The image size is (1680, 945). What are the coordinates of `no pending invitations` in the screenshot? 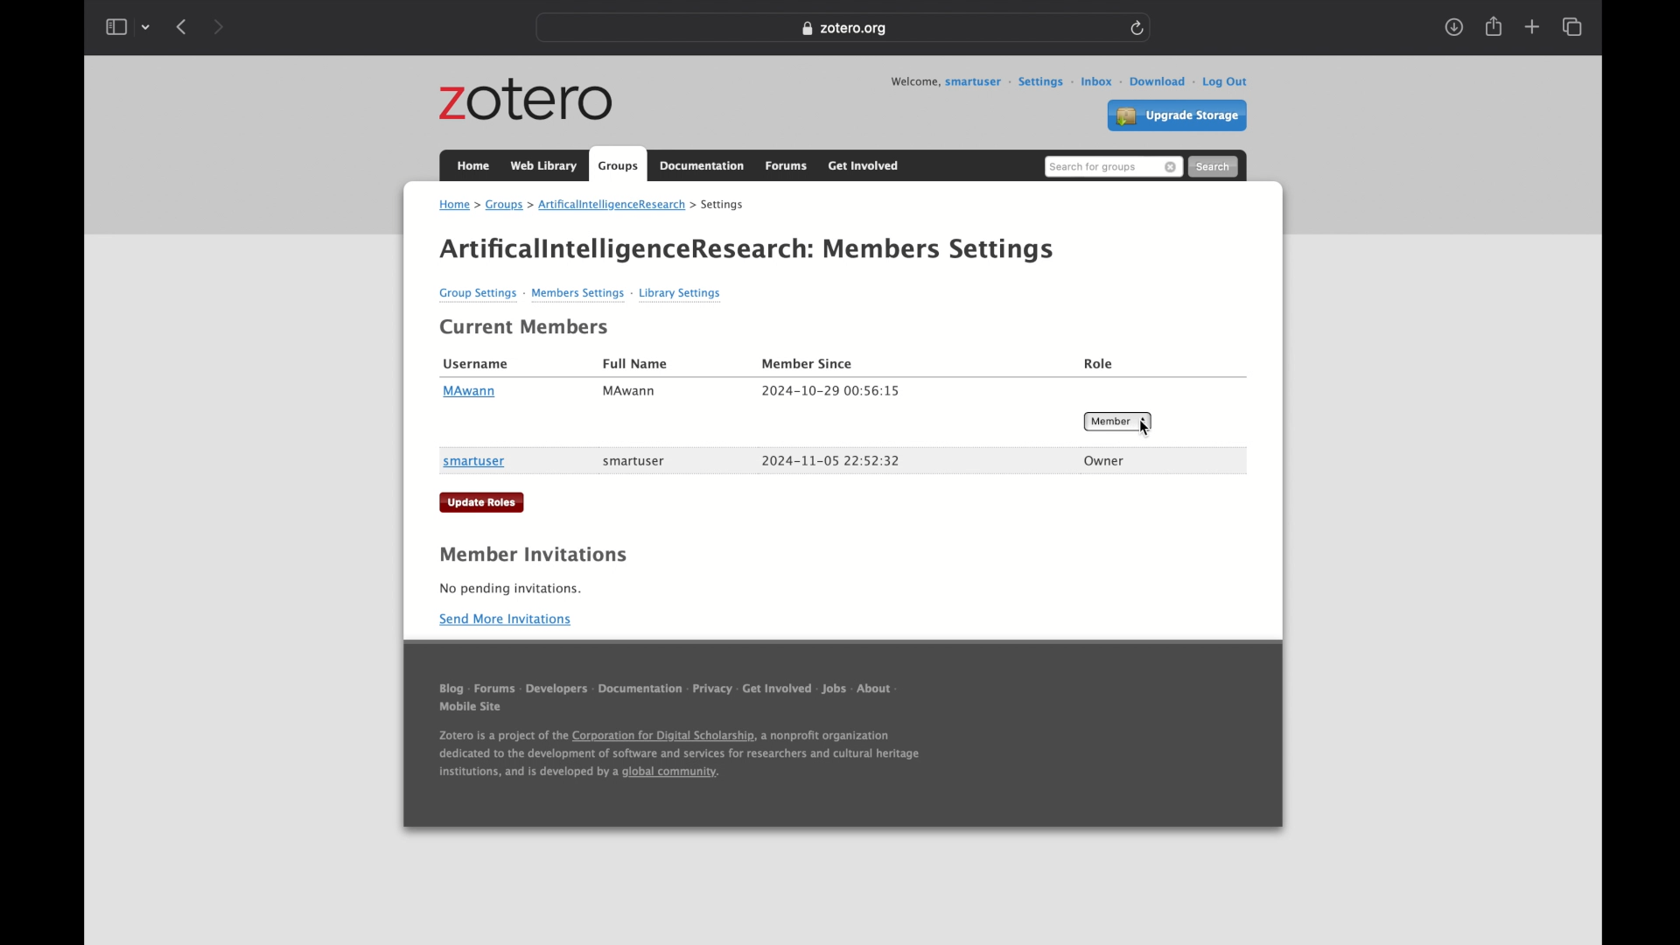 It's located at (510, 589).